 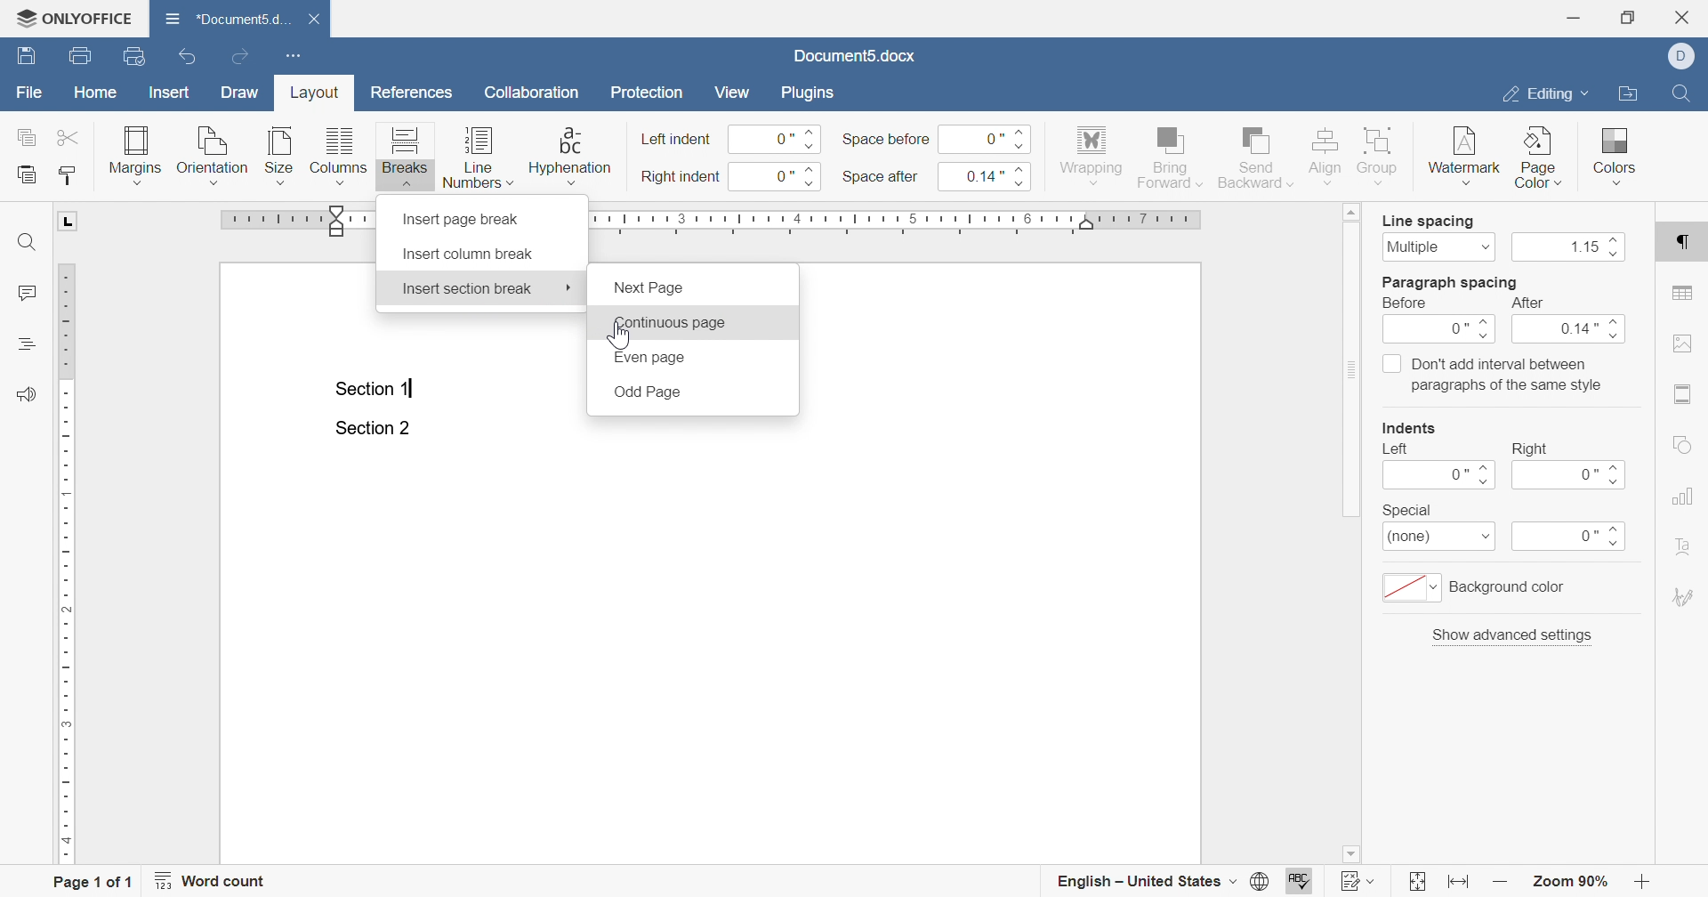 What do you see at coordinates (214, 880) in the screenshot?
I see `word count` at bounding box center [214, 880].